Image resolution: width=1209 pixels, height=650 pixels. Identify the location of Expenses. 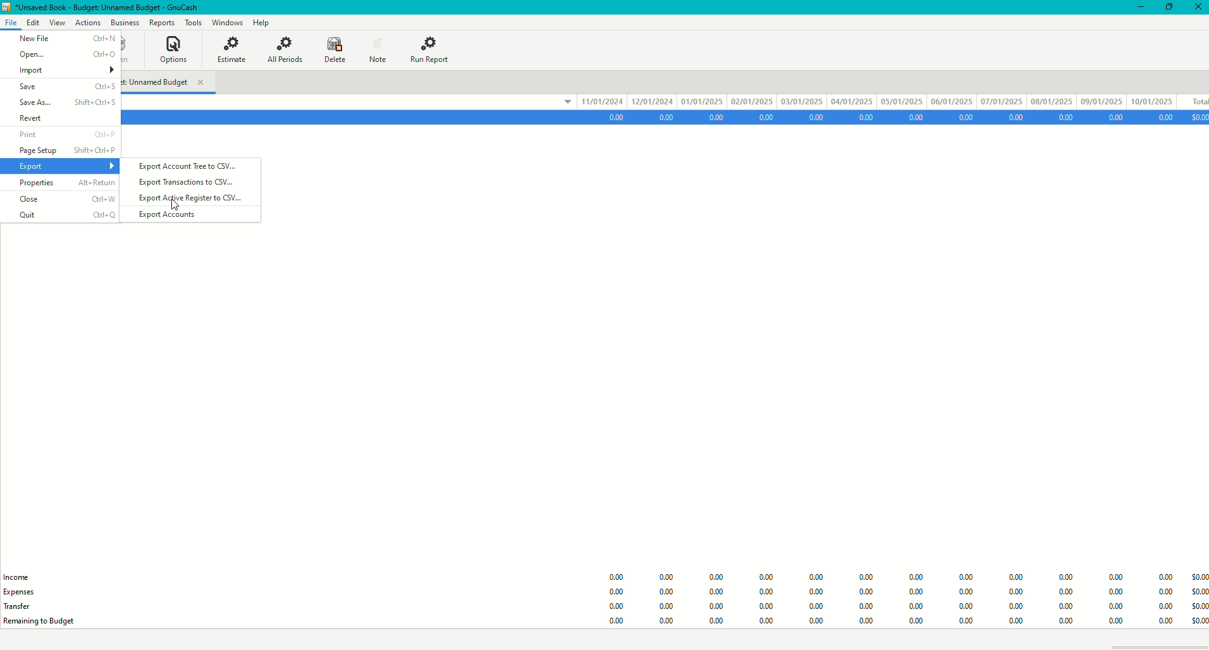
(27, 592).